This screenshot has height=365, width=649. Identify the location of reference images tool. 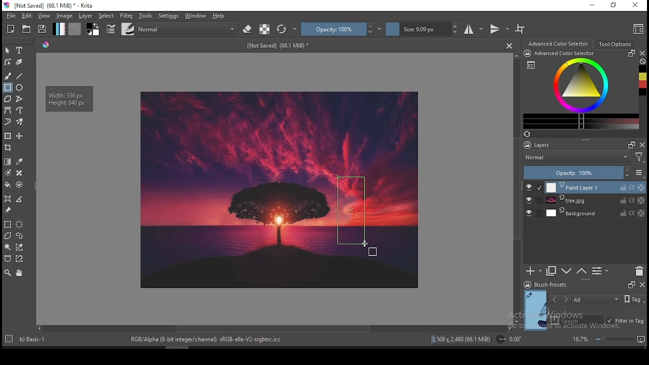
(8, 210).